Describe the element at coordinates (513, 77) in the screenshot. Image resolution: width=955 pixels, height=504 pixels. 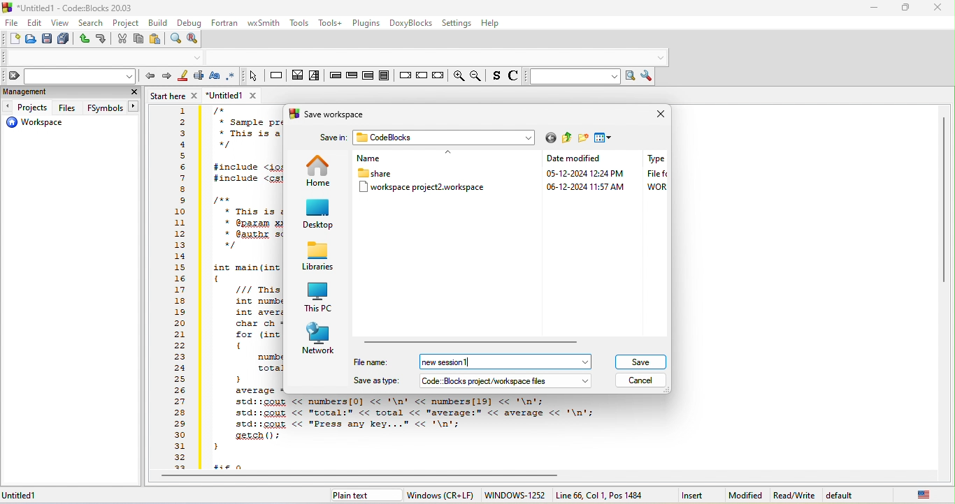
I see `toggle source` at that location.